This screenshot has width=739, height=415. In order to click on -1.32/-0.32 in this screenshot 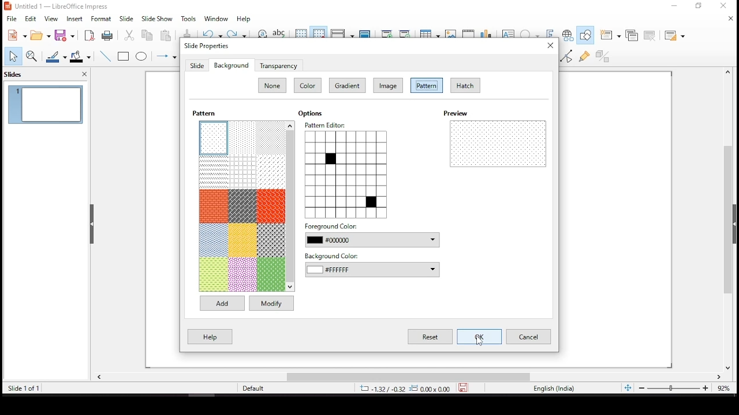, I will do `click(404, 388)`.